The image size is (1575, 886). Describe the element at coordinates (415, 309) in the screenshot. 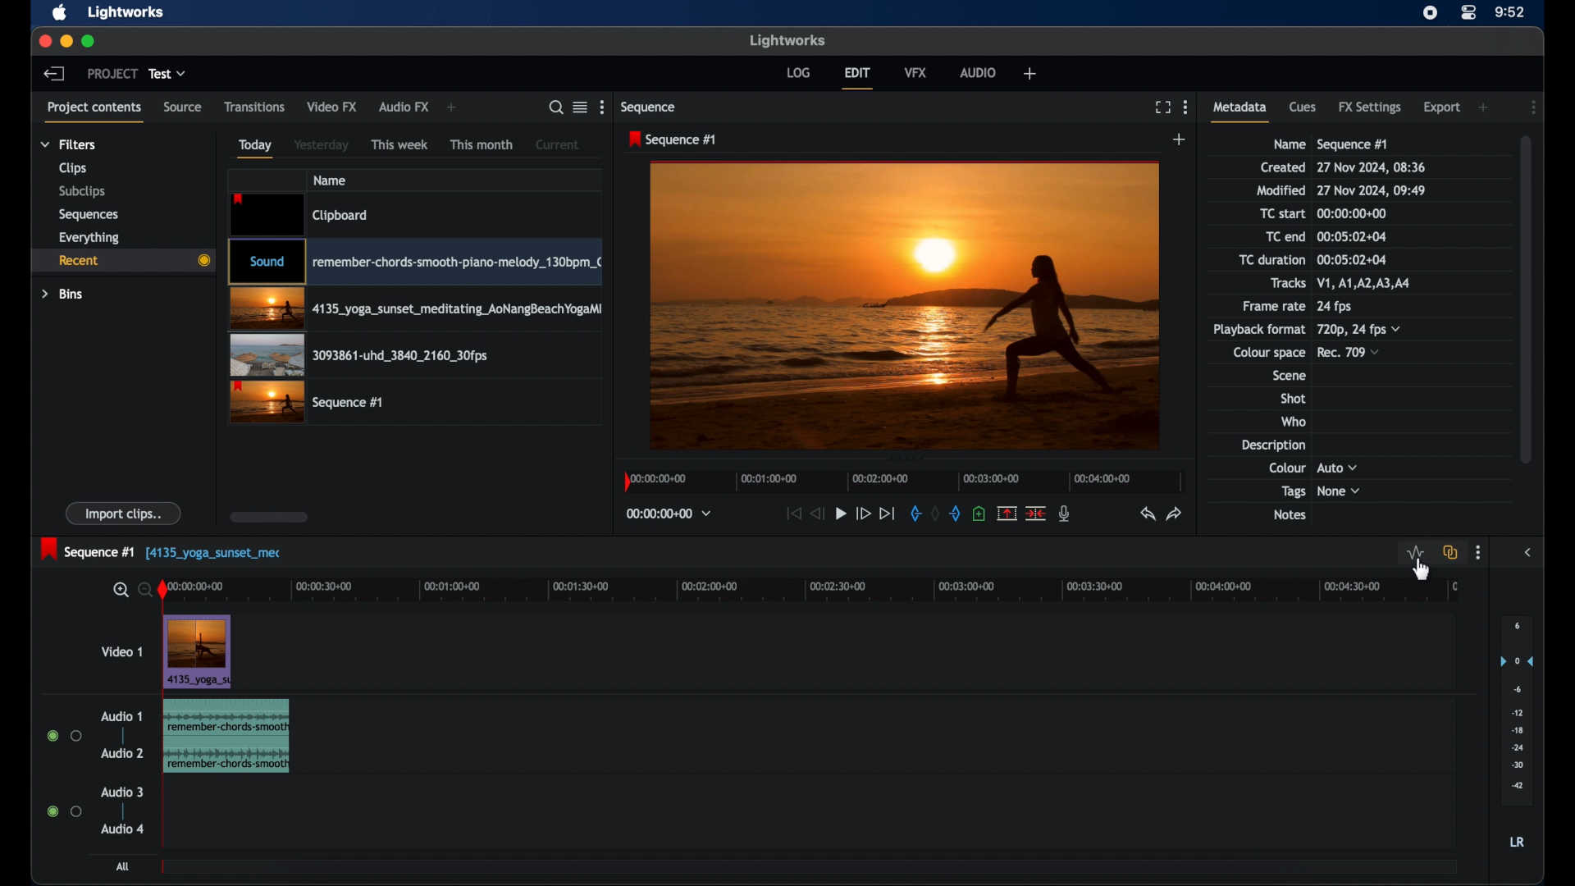

I see `video clip` at that location.